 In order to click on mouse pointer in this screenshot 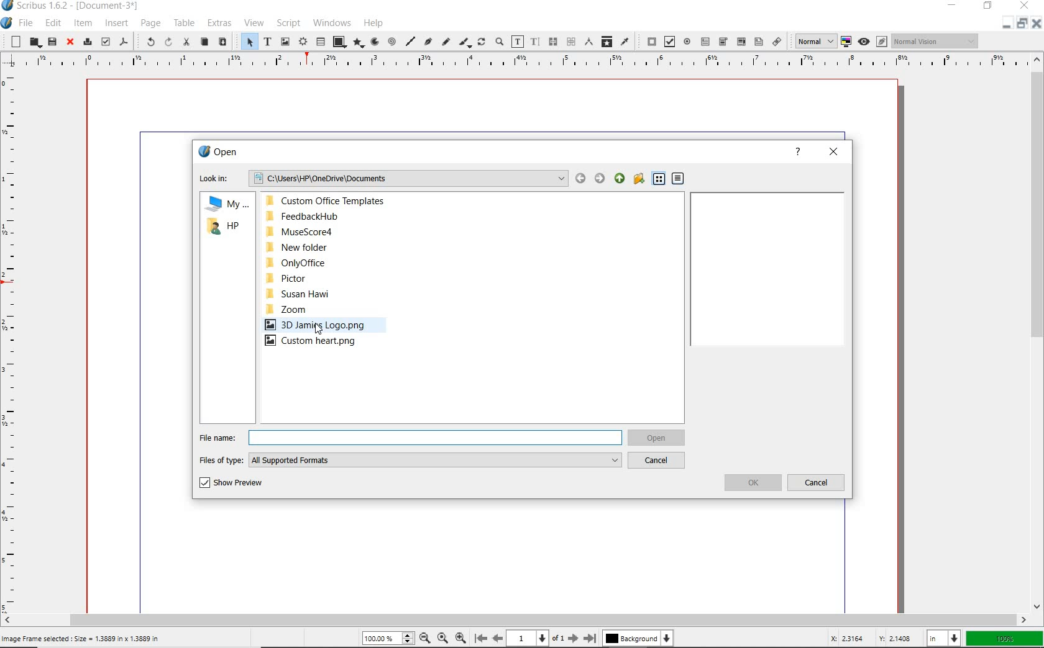, I will do `click(319, 330)`.